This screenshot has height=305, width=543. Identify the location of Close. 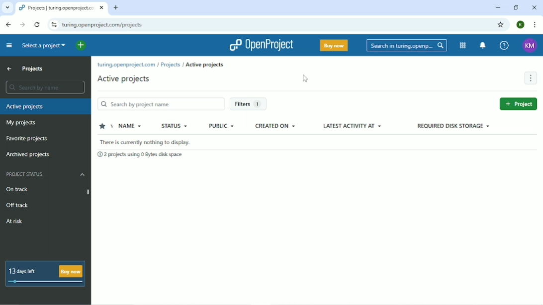
(534, 7).